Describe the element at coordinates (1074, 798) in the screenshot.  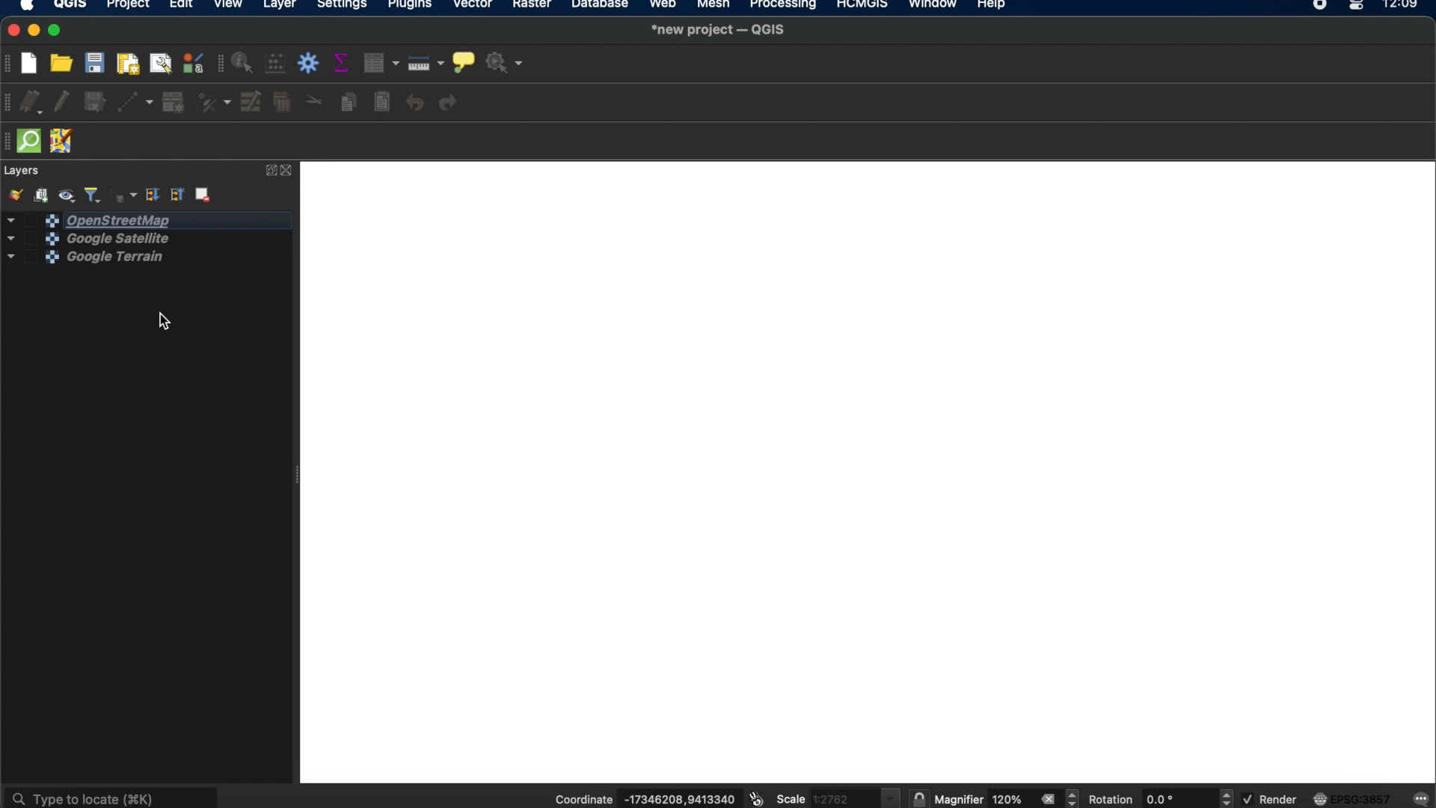
I see `magnifier increment decrement` at that location.